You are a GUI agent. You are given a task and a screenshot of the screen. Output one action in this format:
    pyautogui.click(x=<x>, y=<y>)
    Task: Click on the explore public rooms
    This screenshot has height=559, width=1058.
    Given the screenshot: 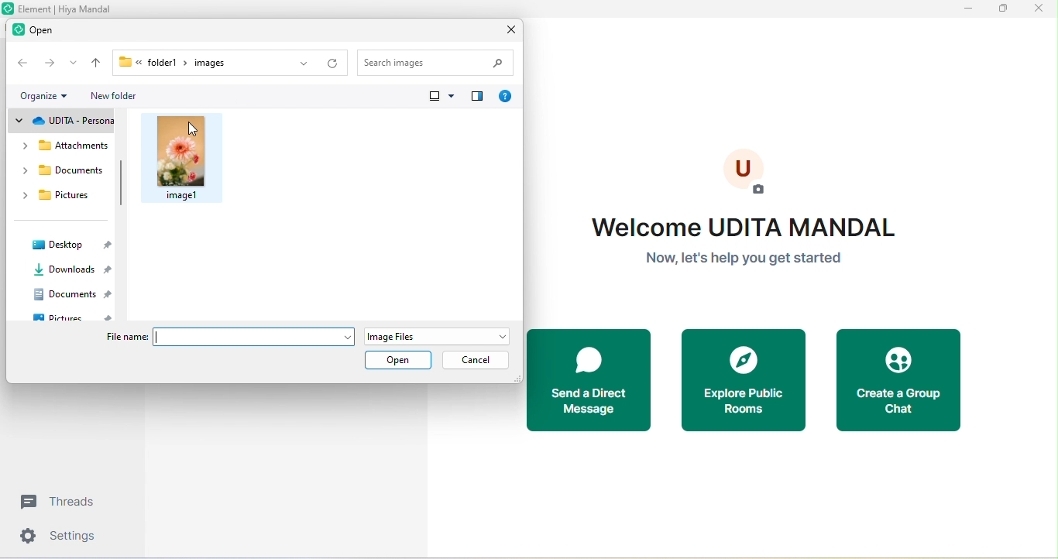 What is the action you would take?
    pyautogui.click(x=744, y=381)
    